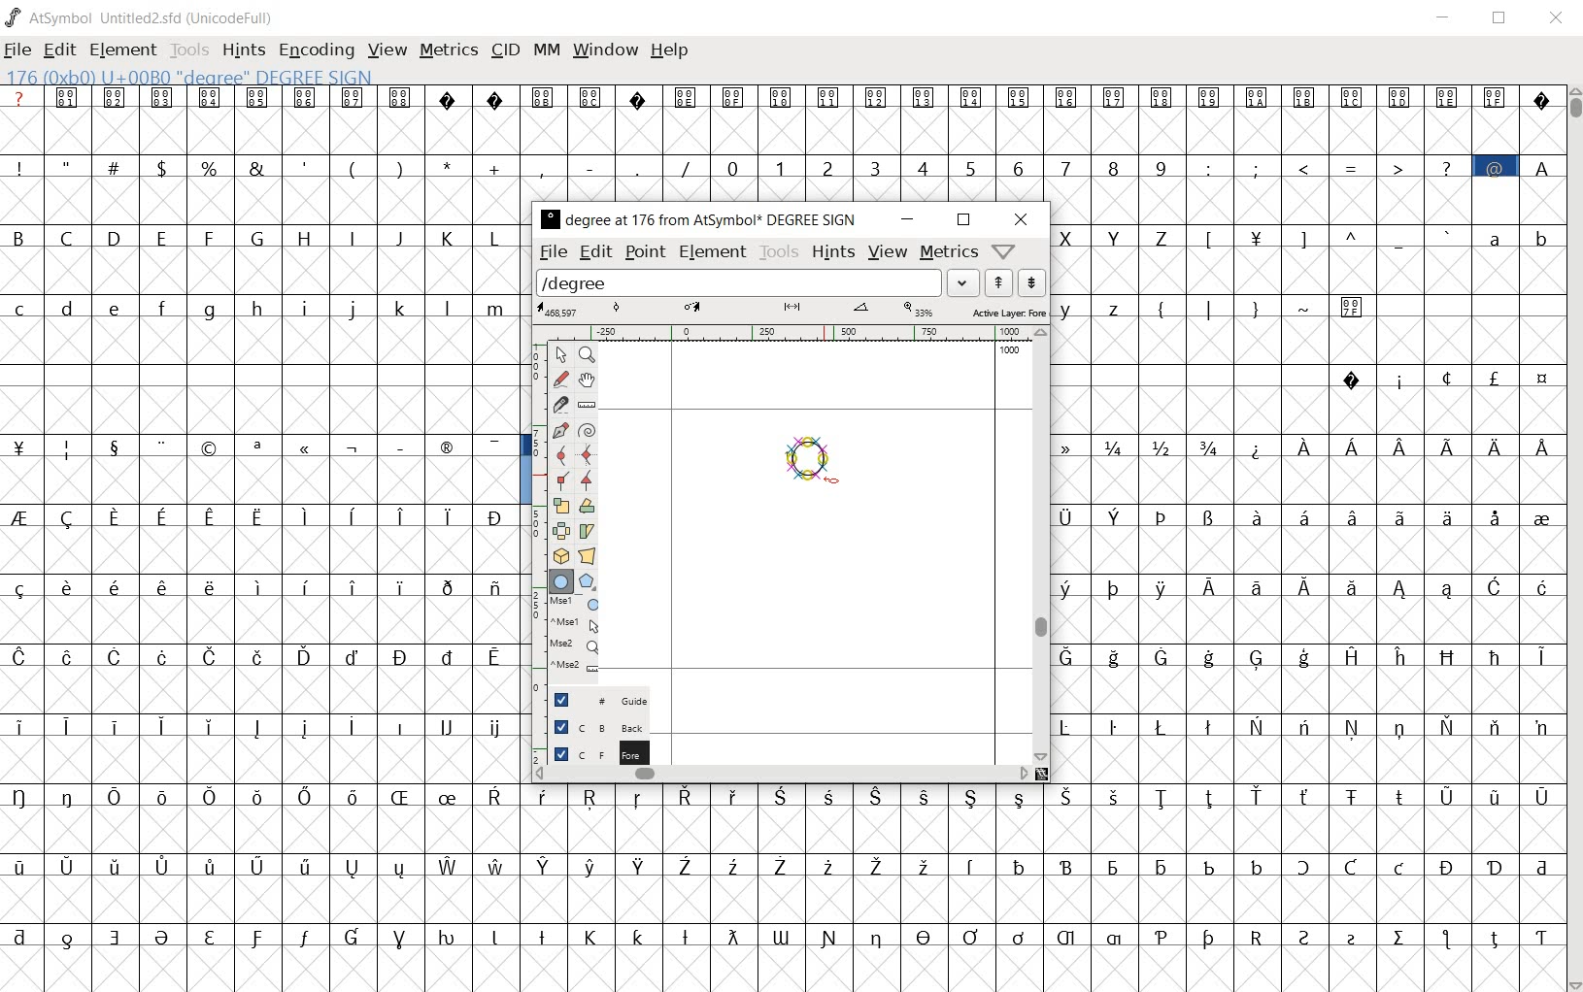 The height and width of the screenshot is (992, 1583). I want to click on special letters, so click(1307, 514).